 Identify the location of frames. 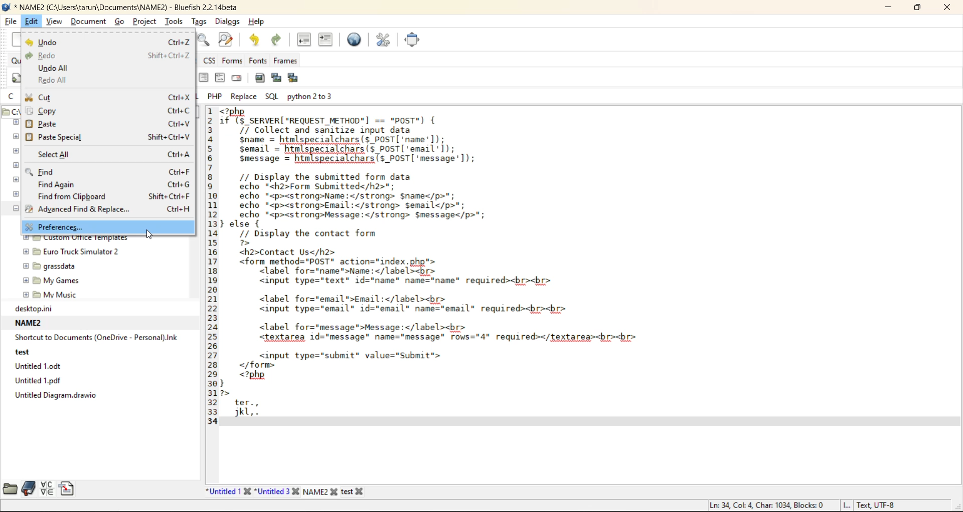
(287, 61).